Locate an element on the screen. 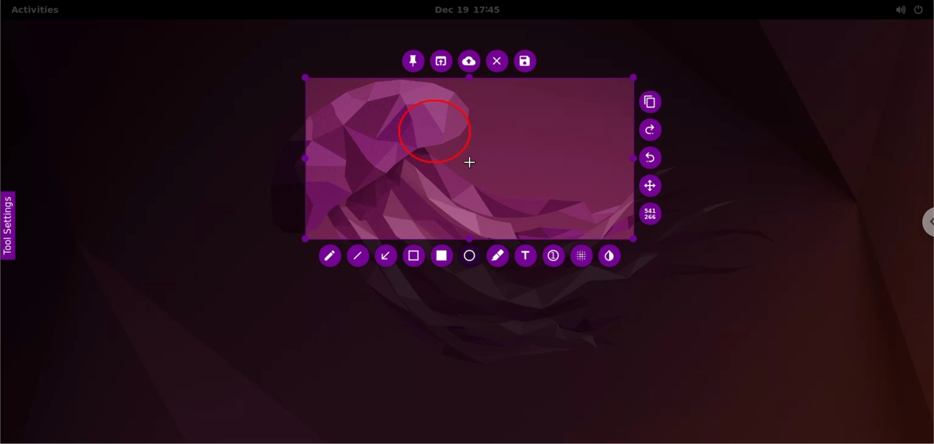 This screenshot has height=444, width=934. copy to clipboard is located at coordinates (653, 103).